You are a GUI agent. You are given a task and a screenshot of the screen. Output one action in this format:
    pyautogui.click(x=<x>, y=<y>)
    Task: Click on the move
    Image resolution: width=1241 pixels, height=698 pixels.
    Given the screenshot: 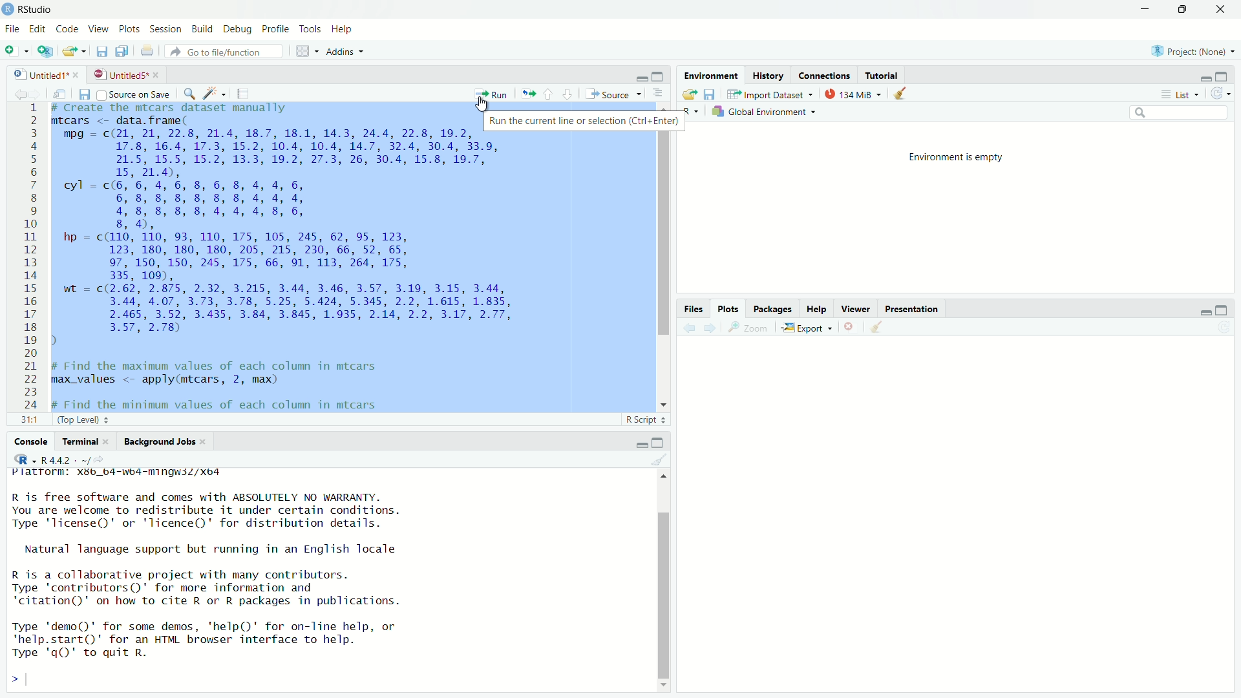 What is the action you would take?
    pyautogui.click(x=65, y=94)
    